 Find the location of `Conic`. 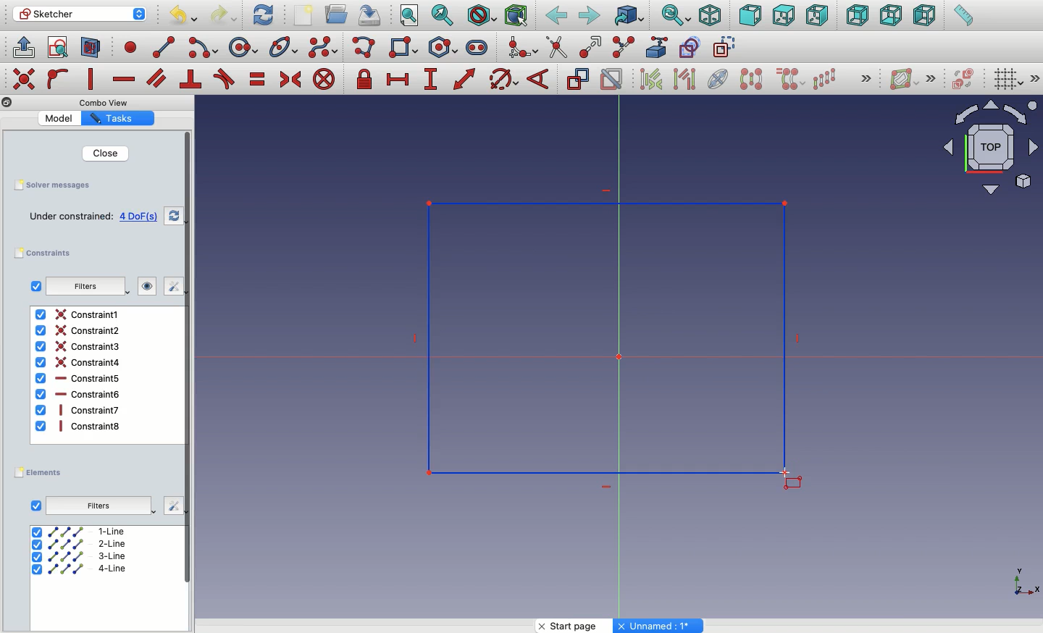

Conic is located at coordinates (285, 48).